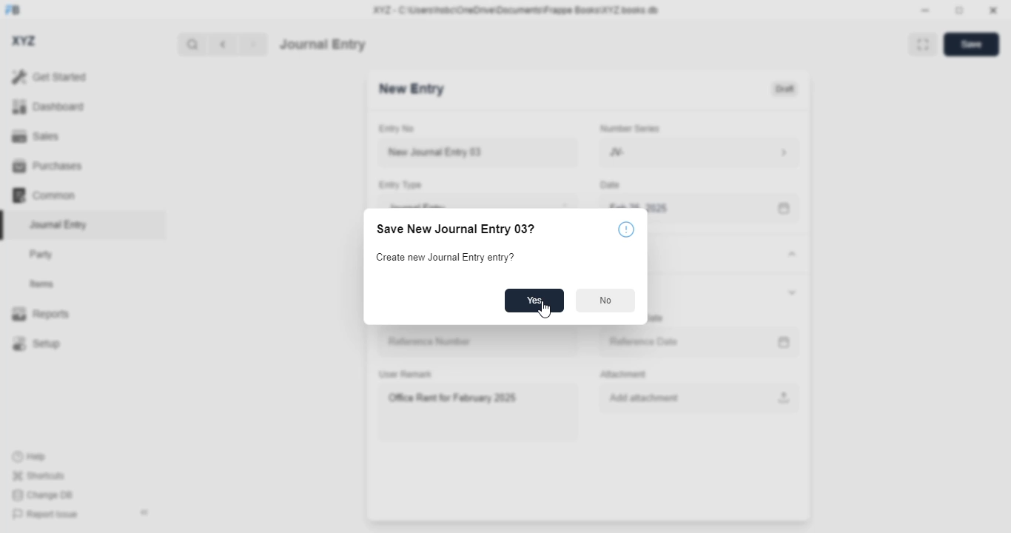  What do you see at coordinates (41, 313) in the screenshot?
I see `reports` at bounding box center [41, 313].